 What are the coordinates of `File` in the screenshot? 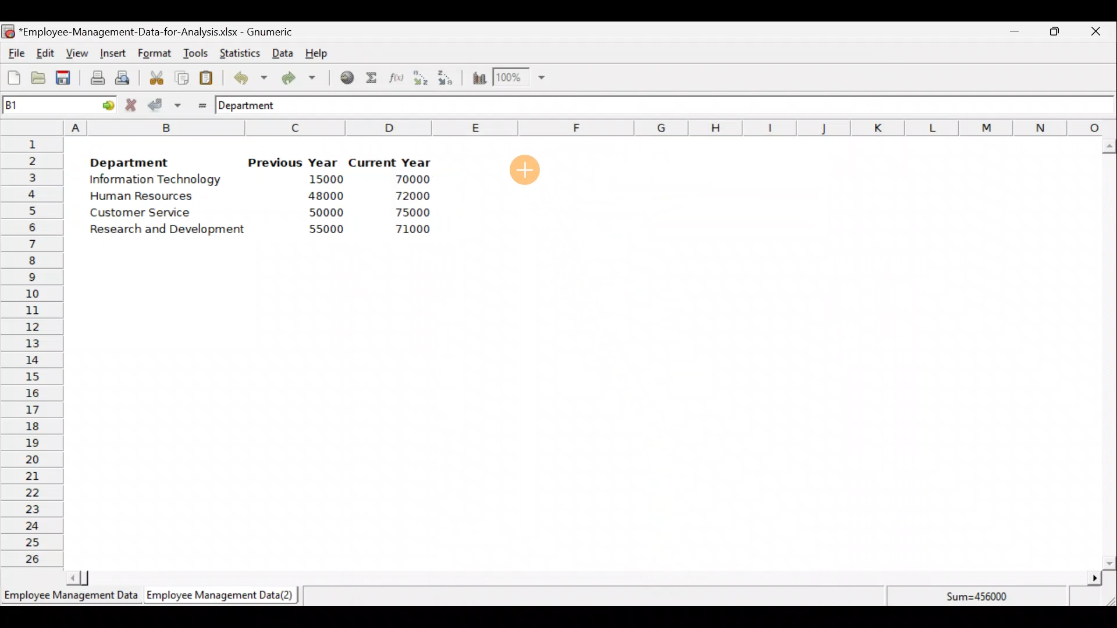 It's located at (15, 53).